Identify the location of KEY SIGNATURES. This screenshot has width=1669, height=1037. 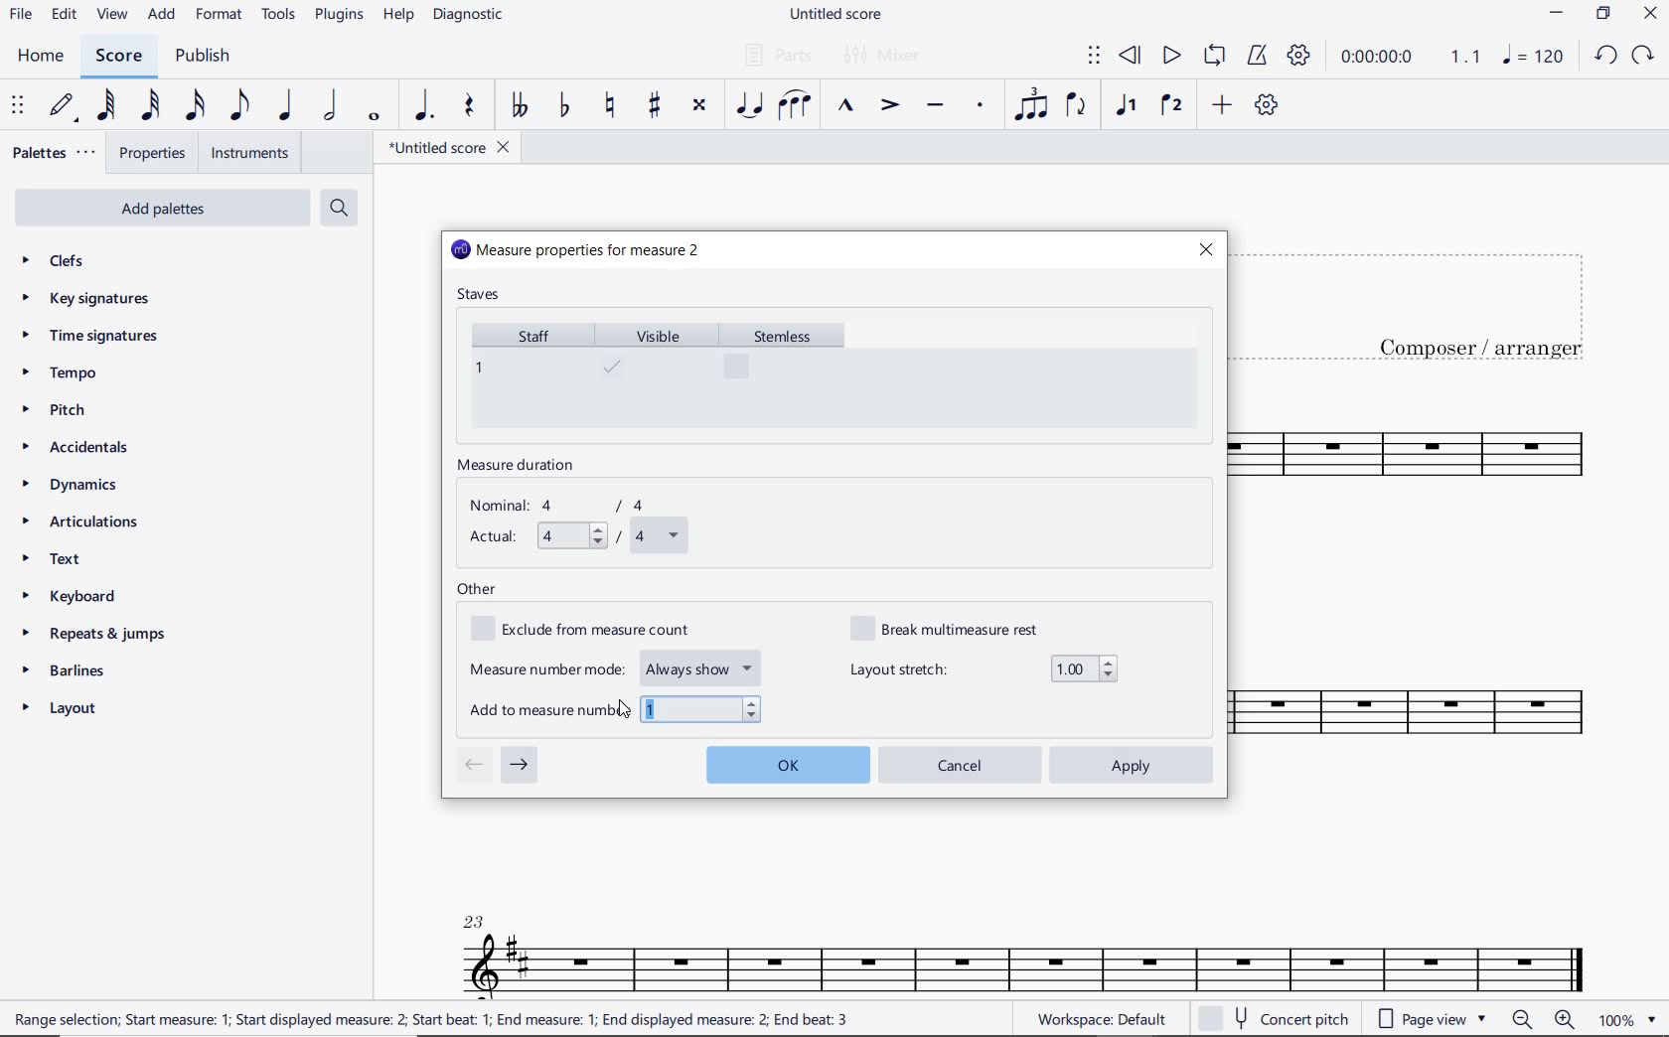
(91, 298).